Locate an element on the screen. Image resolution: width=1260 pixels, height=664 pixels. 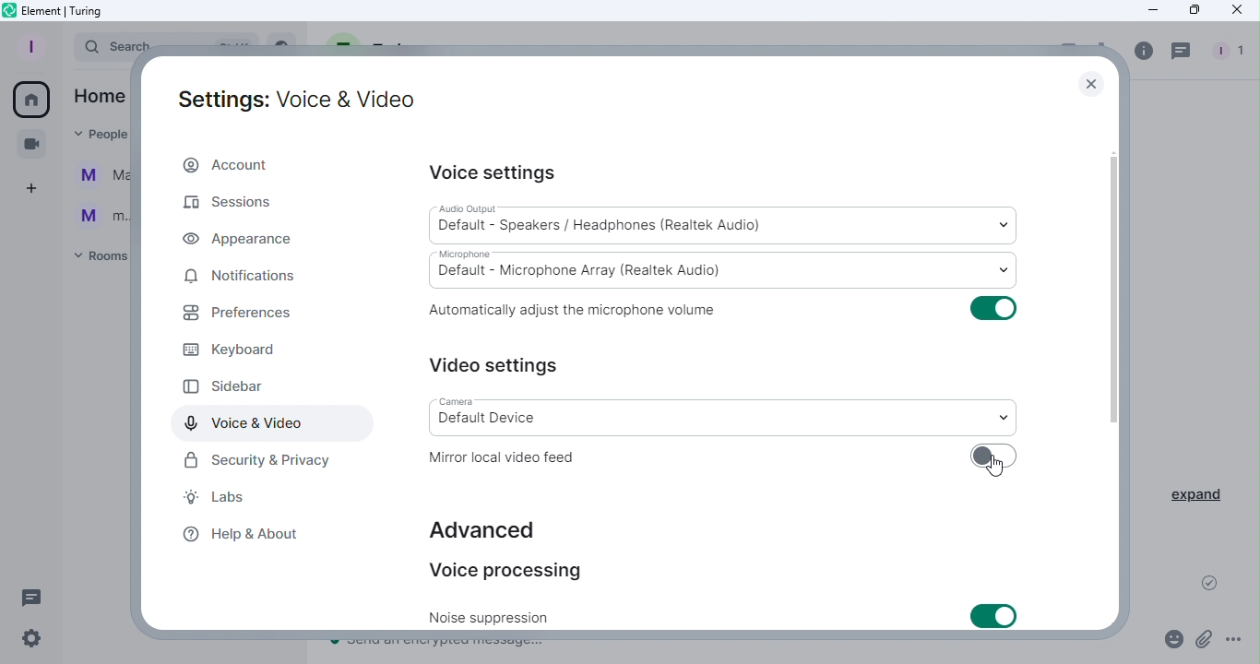
Labs is located at coordinates (211, 498).